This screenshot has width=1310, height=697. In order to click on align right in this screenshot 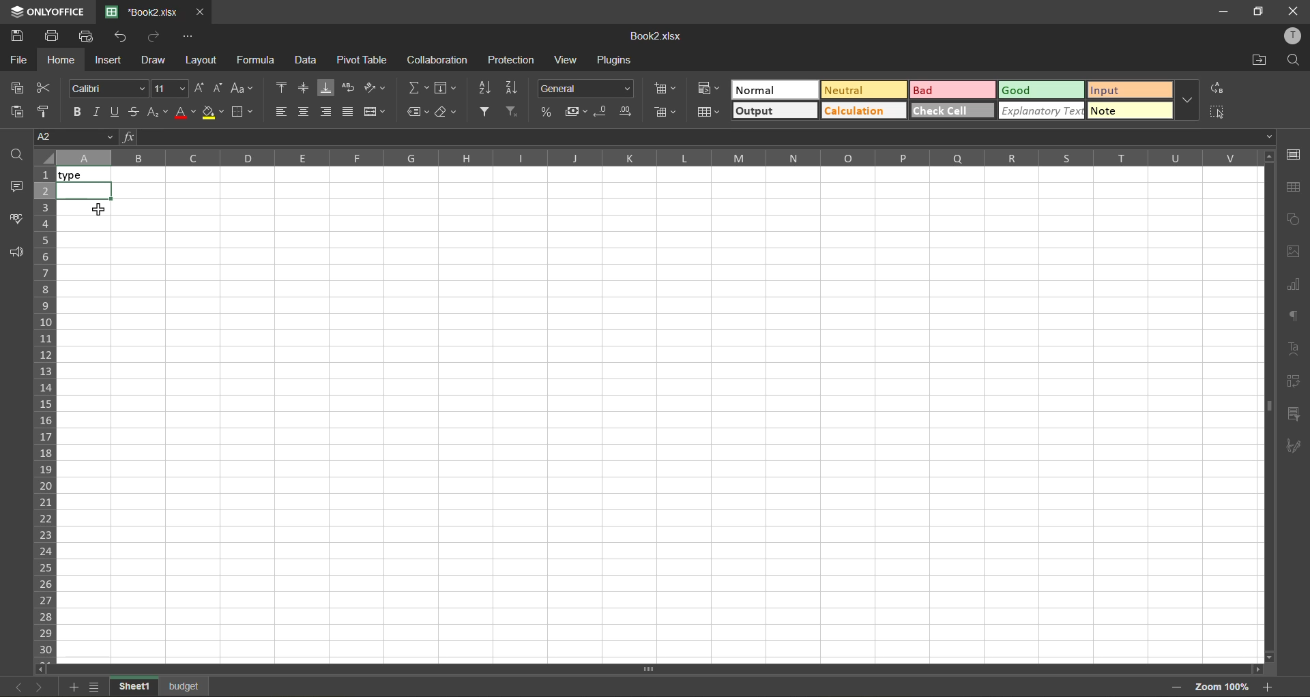, I will do `click(327, 110)`.